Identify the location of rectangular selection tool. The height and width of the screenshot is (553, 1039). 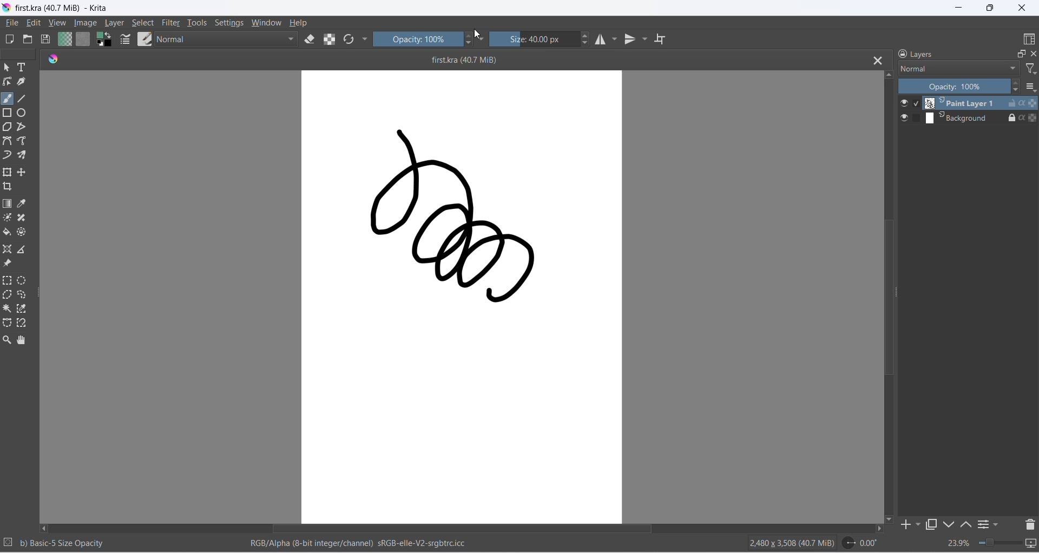
(7, 280).